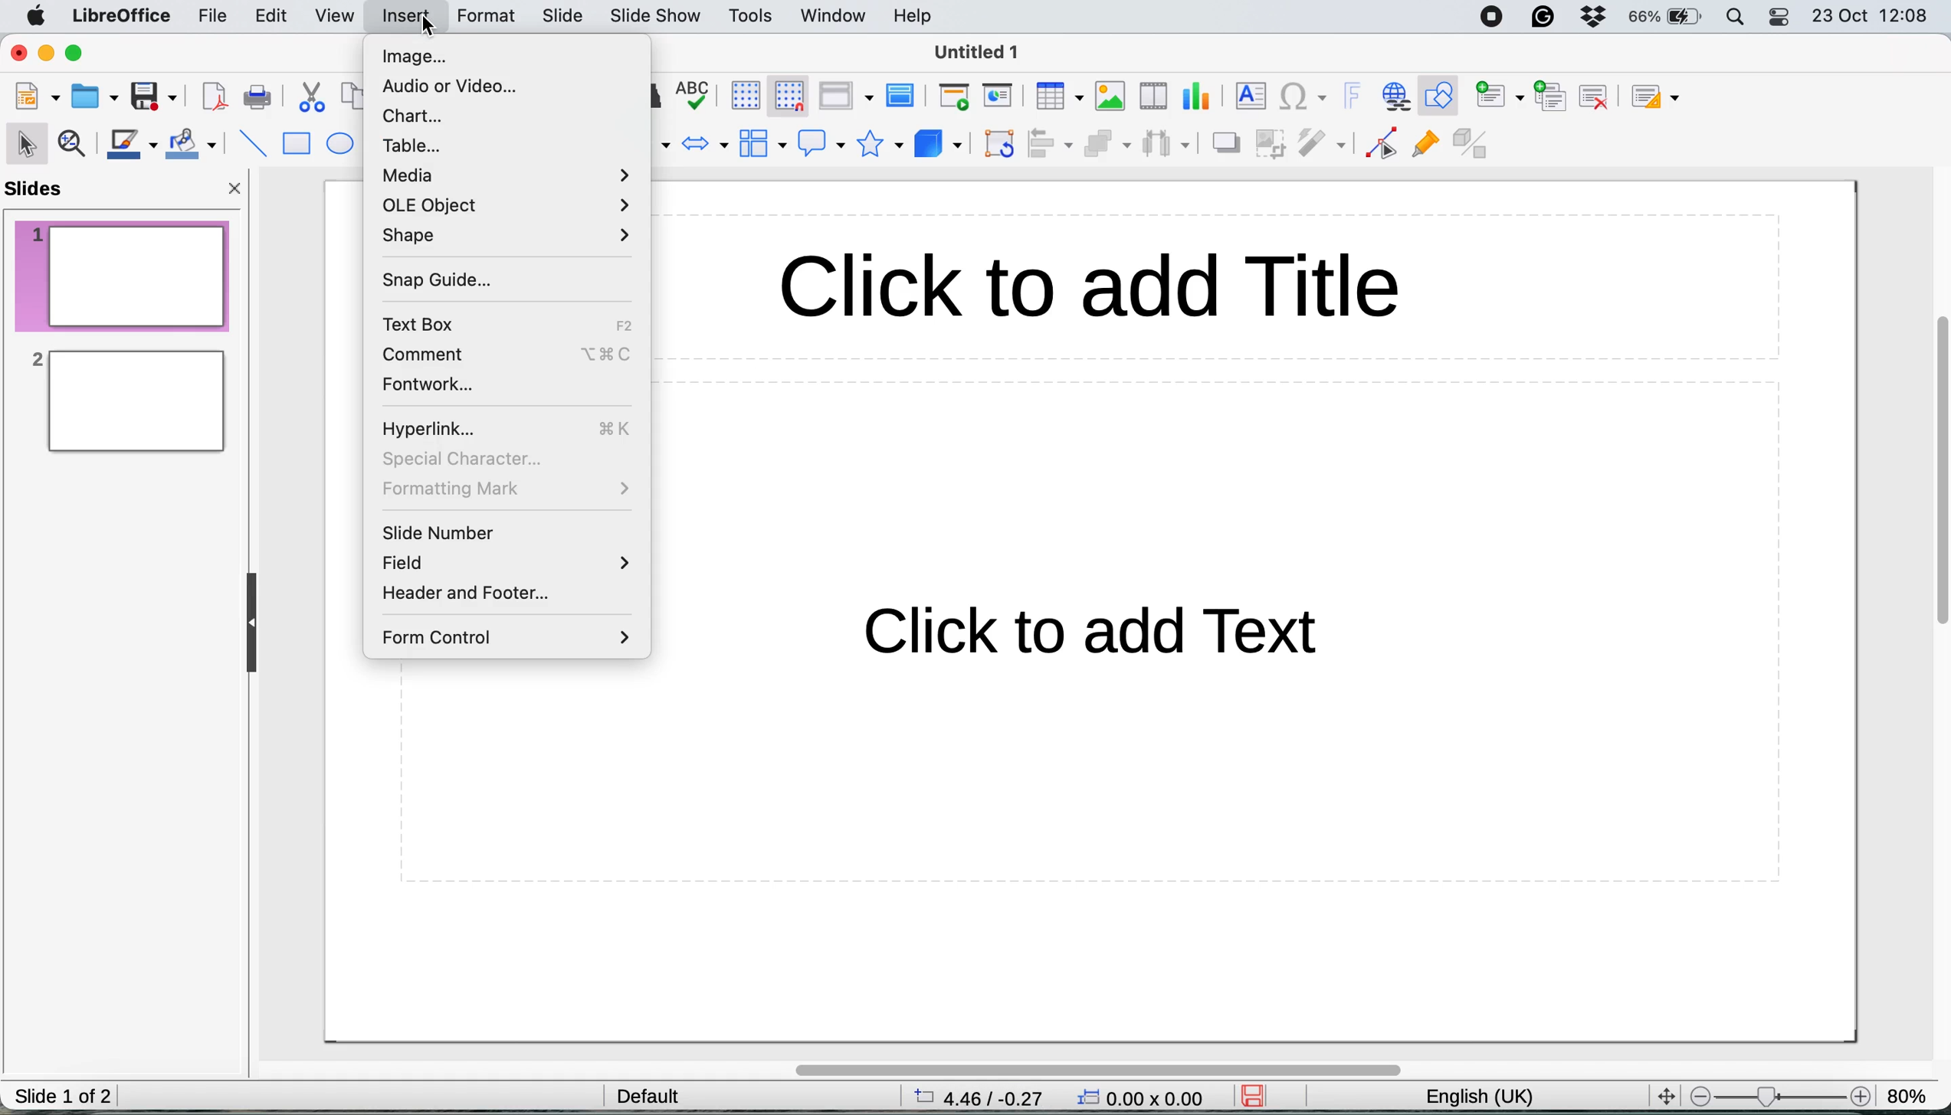 Image resolution: width=1951 pixels, height=1115 pixels. I want to click on insert chart, so click(1199, 96).